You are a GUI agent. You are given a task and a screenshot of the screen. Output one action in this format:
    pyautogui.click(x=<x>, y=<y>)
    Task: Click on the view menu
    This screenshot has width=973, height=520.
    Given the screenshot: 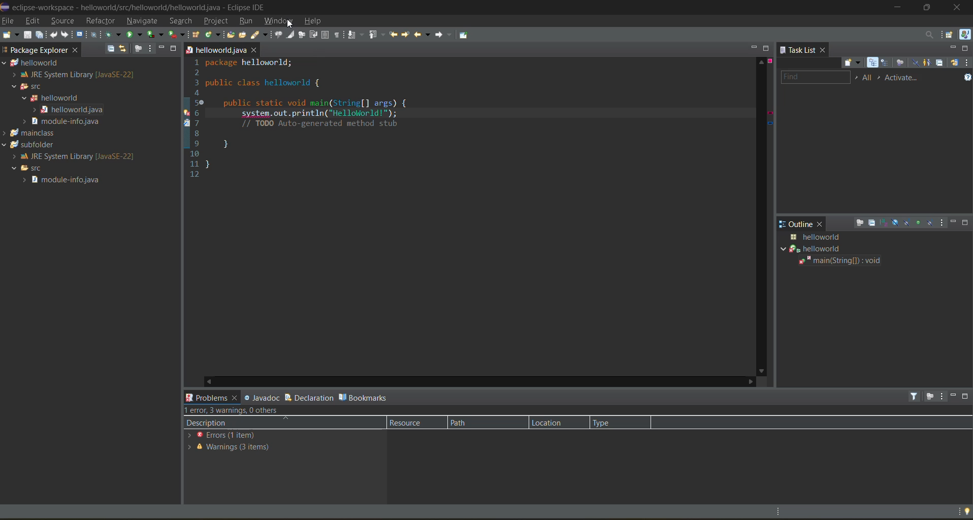 What is the action you would take?
    pyautogui.click(x=967, y=63)
    